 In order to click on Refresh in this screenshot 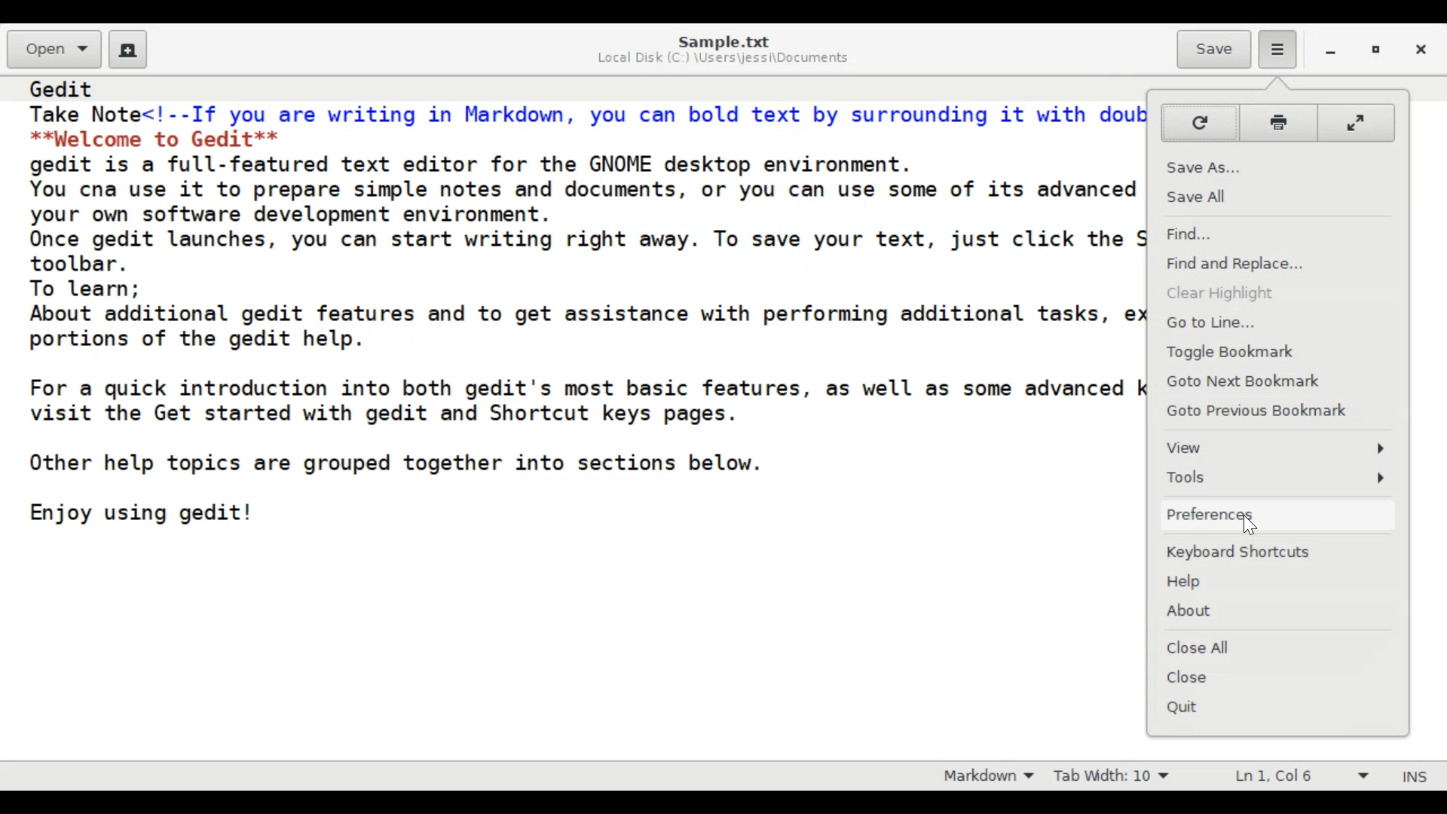, I will do `click(1200, 124)`.